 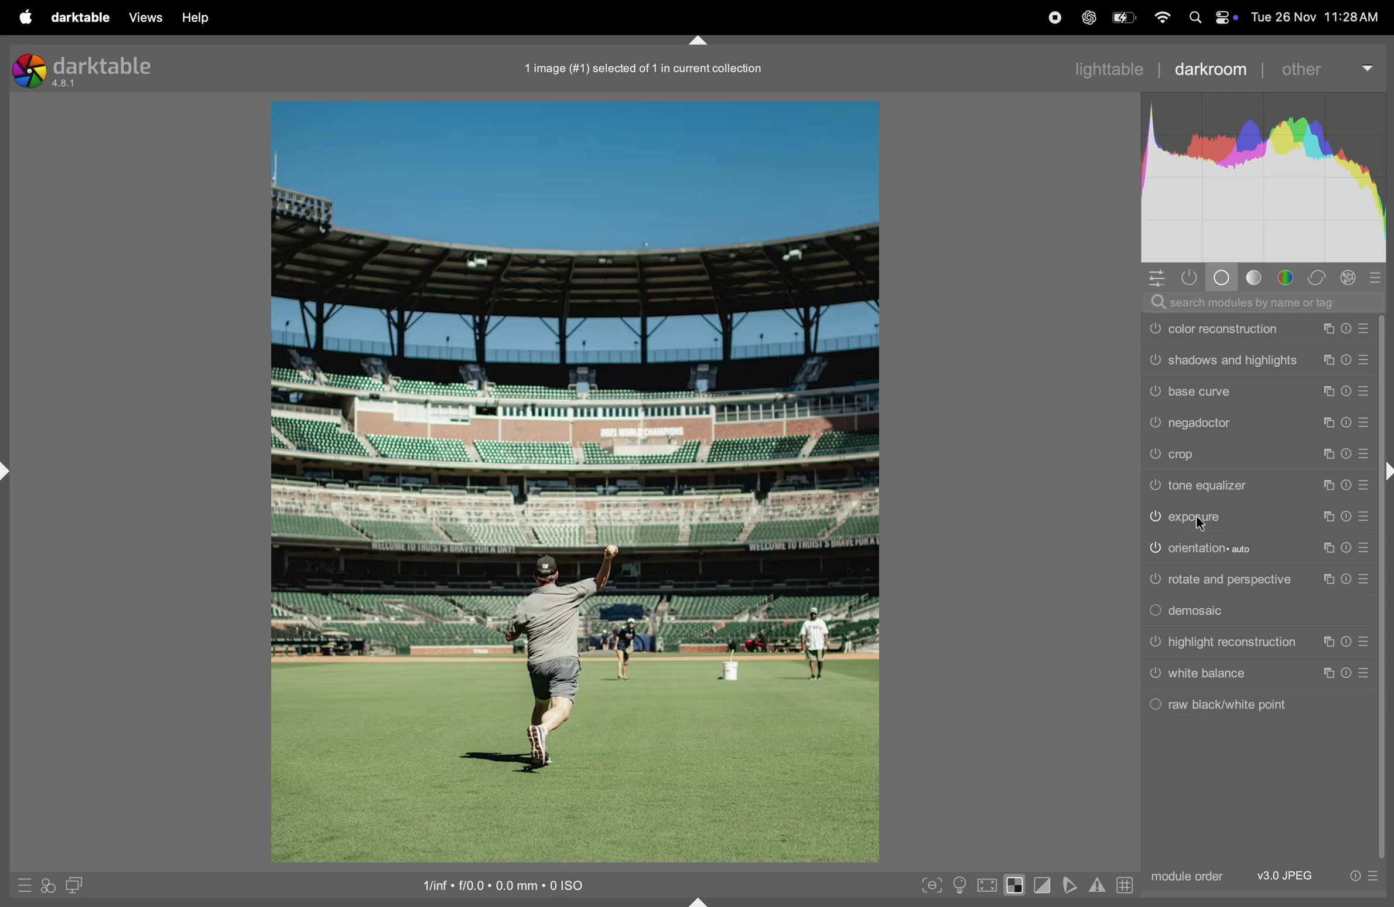 What do you see at coordinates (1331, 391) in the screenshot?
I see `copy` at bounding box center [1331, 391].